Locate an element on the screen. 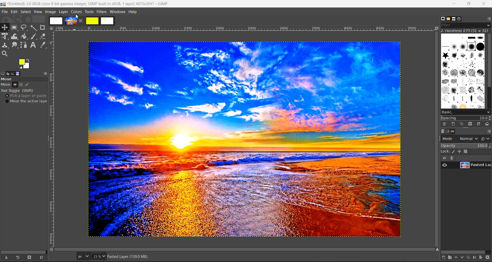 Image resolution: width=492 pixels, height=262 pixels. basic is located at coordinates (466, 112).